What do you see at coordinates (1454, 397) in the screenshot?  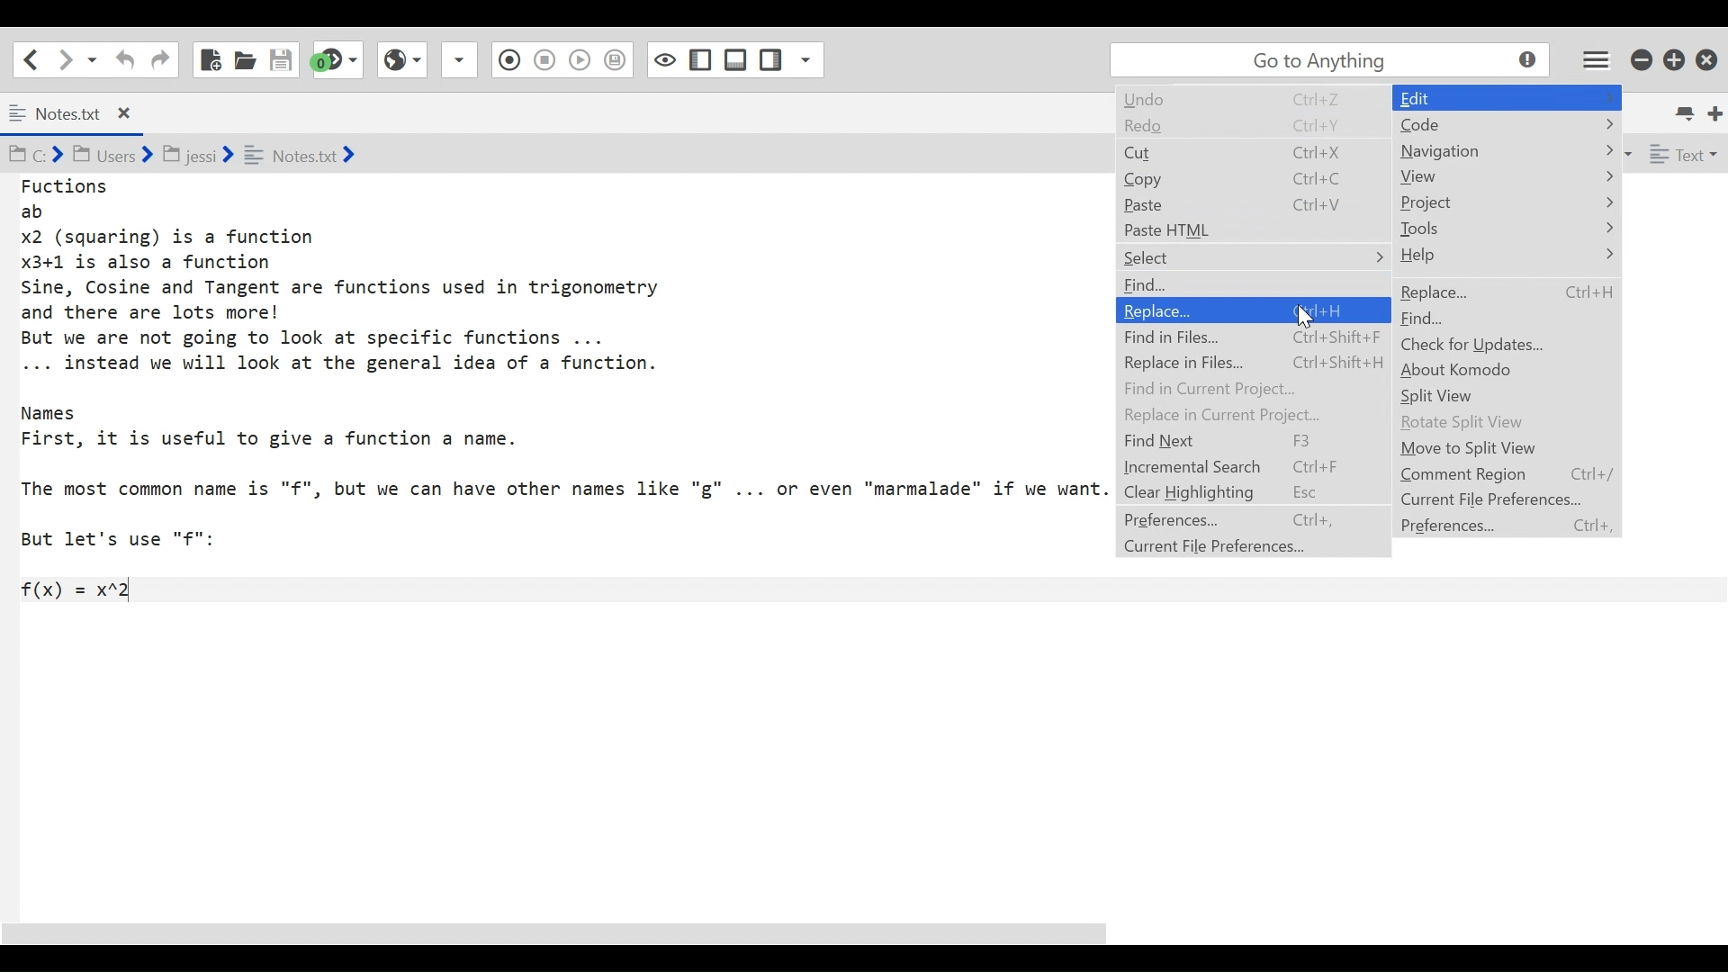 I see `Split View` at bounding box center [1454, 397].